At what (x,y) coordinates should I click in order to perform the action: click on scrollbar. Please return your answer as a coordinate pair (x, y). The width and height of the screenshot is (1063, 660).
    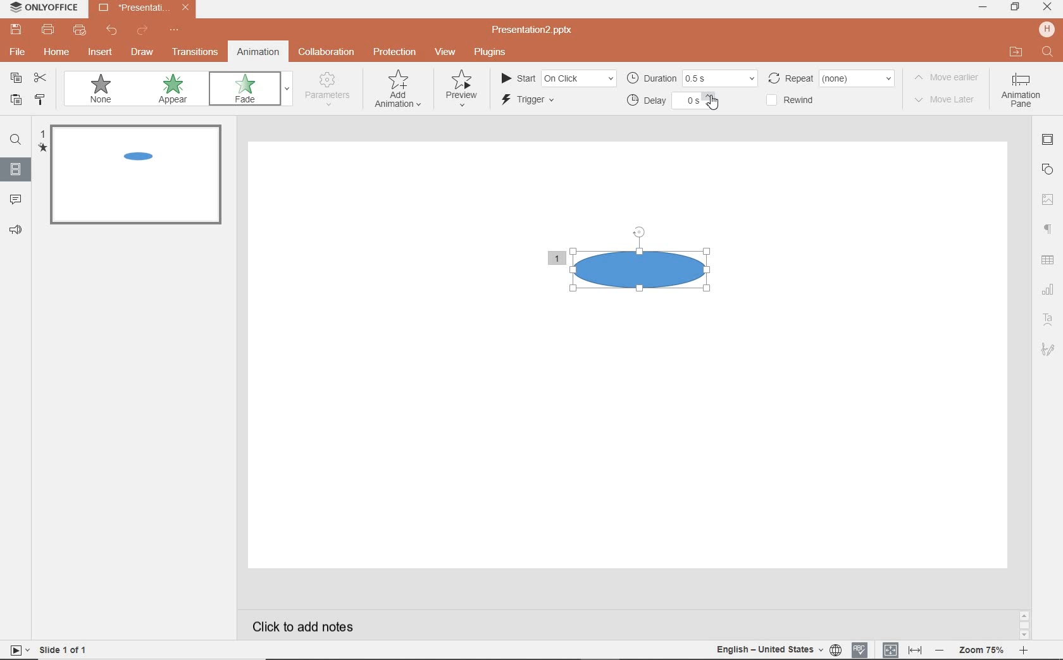
    Looking at the image, I should click on (1023, 625).